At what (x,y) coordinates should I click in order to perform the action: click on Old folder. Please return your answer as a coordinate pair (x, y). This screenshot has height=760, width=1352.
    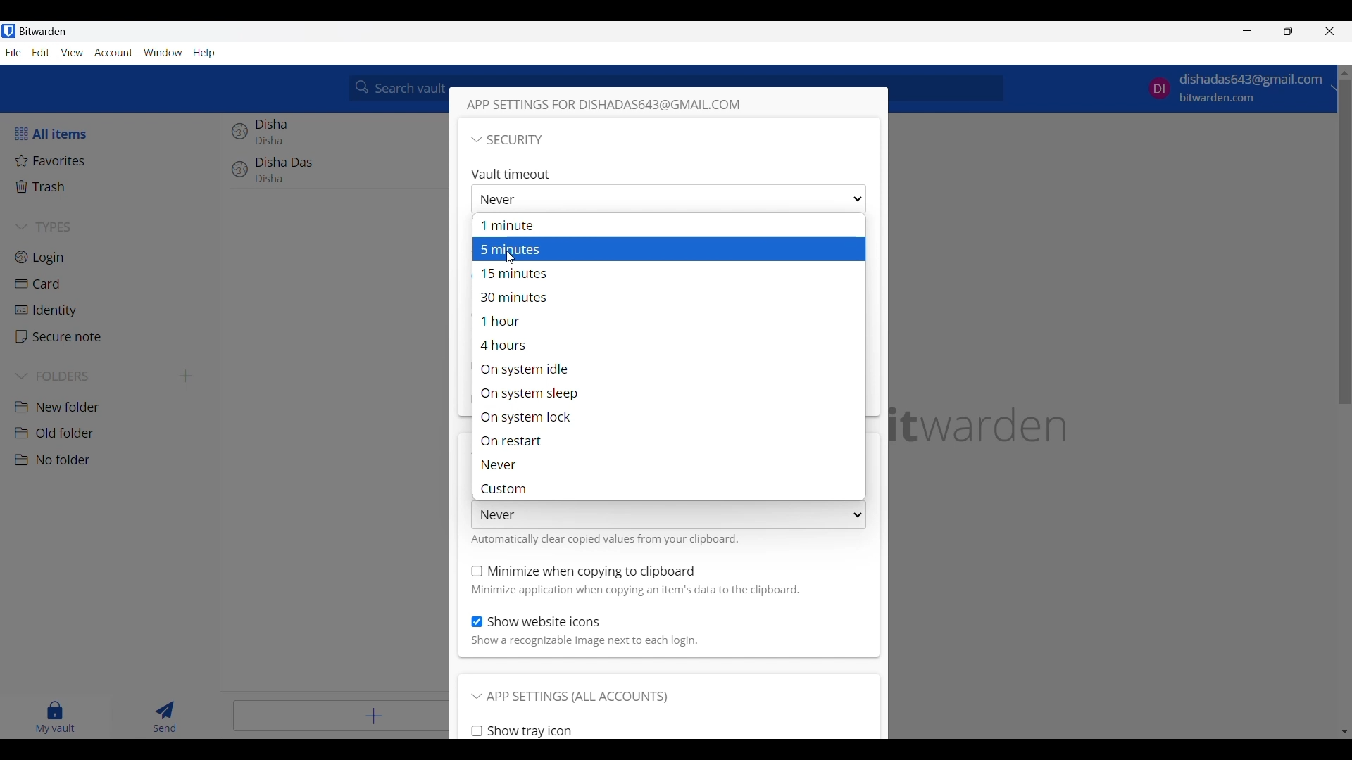
    Looking at the image, I should click on (112, 433).